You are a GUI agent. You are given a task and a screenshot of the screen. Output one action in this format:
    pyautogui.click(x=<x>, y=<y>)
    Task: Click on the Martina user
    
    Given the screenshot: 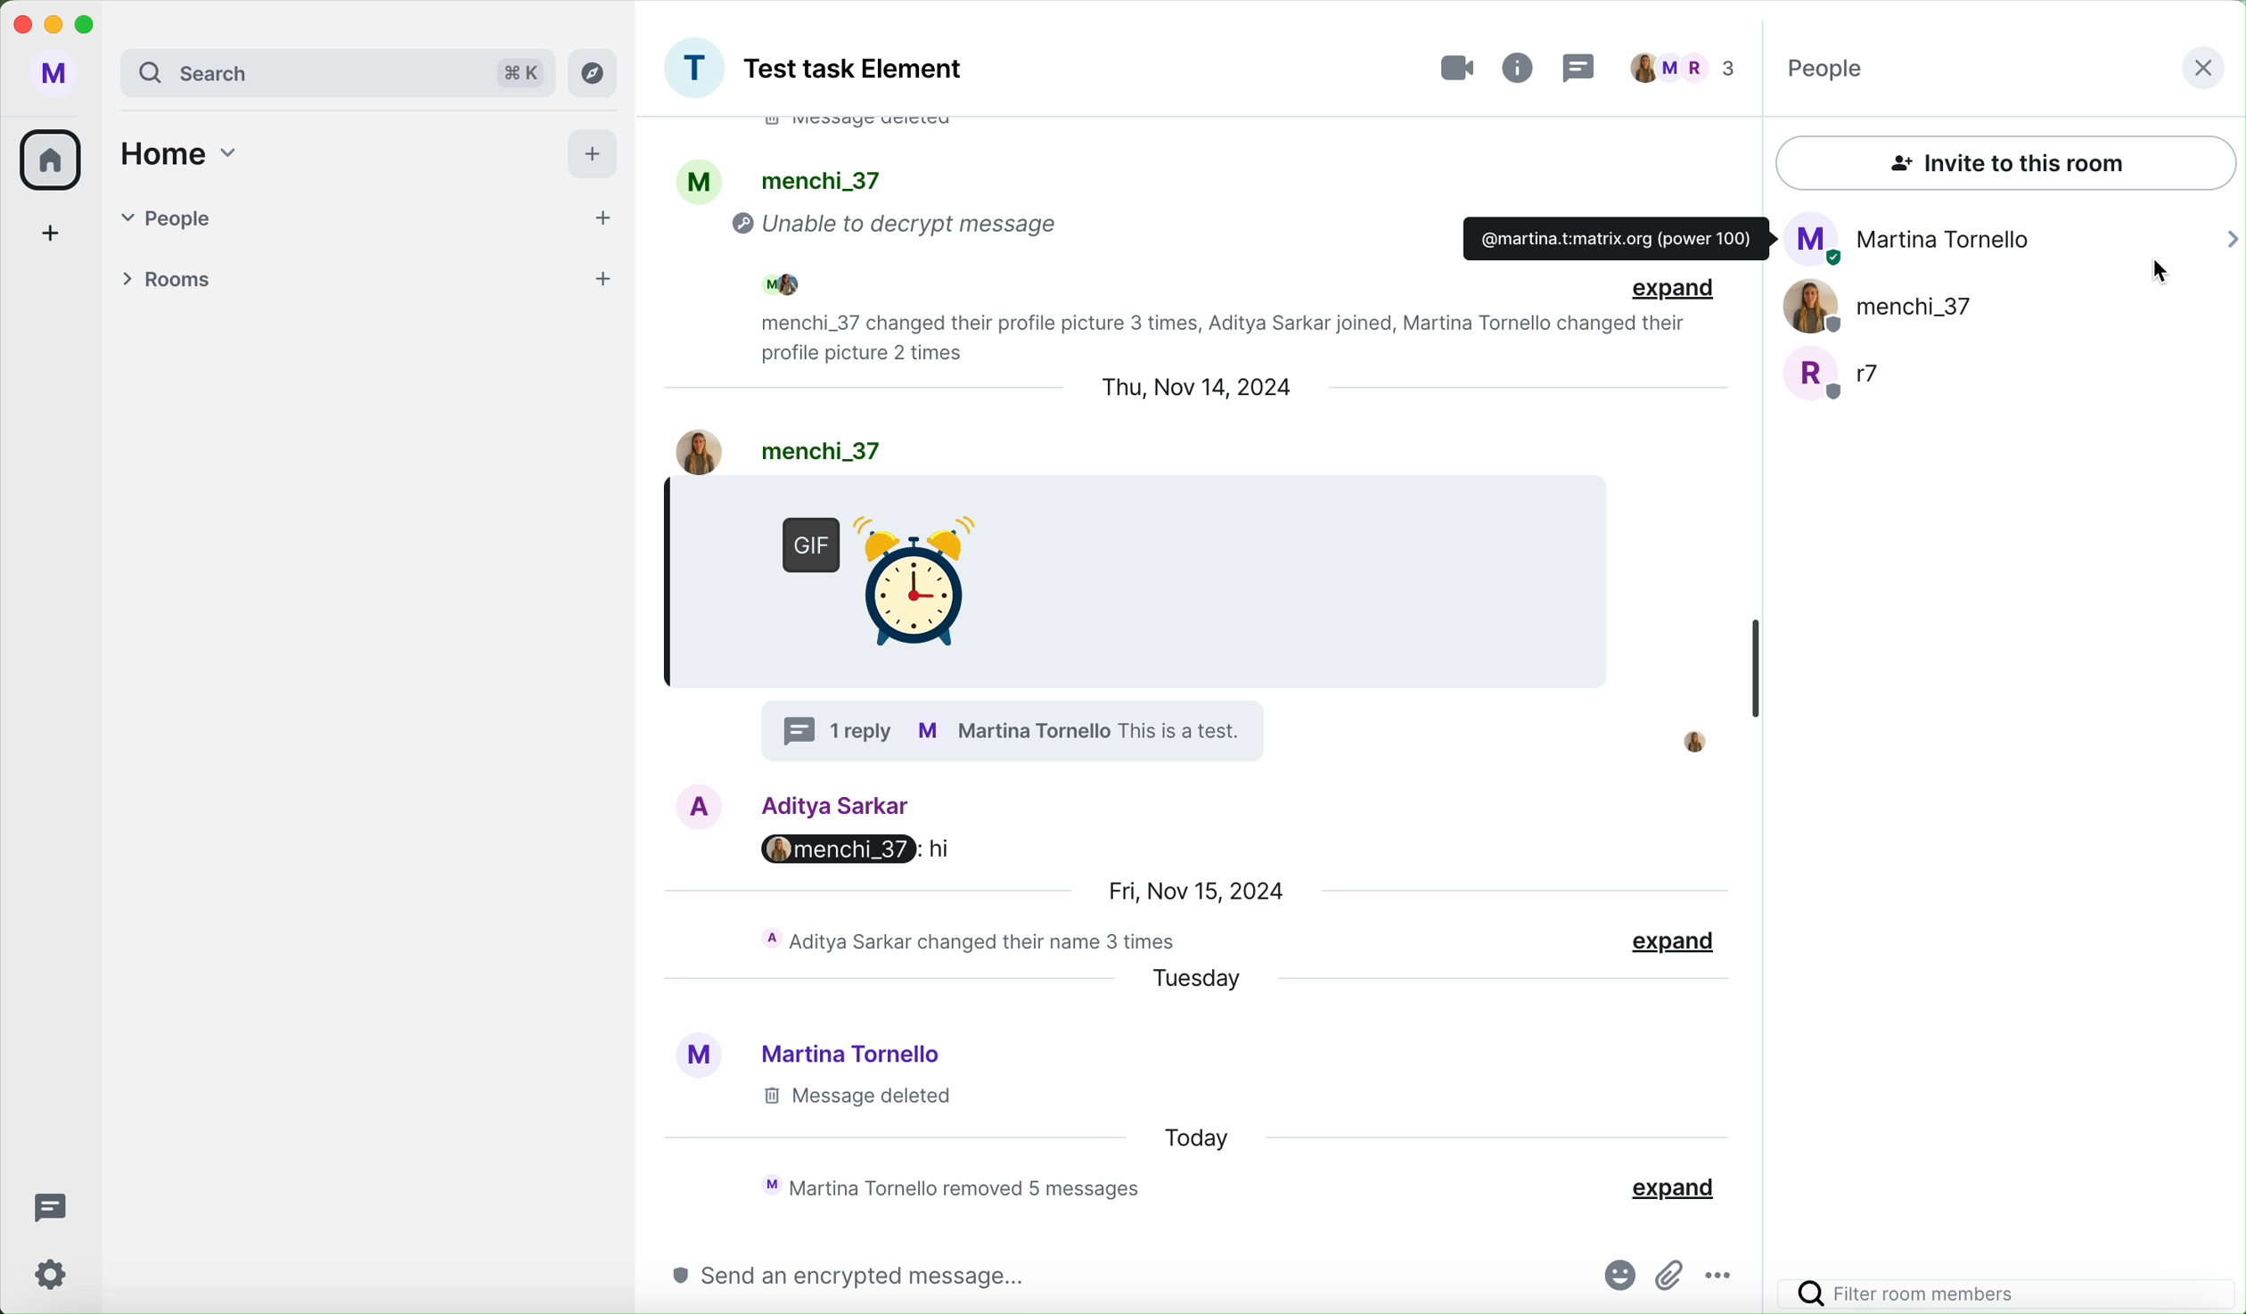 What is the action you would take?
    pyautogui.click(x=855, y=1053)
    